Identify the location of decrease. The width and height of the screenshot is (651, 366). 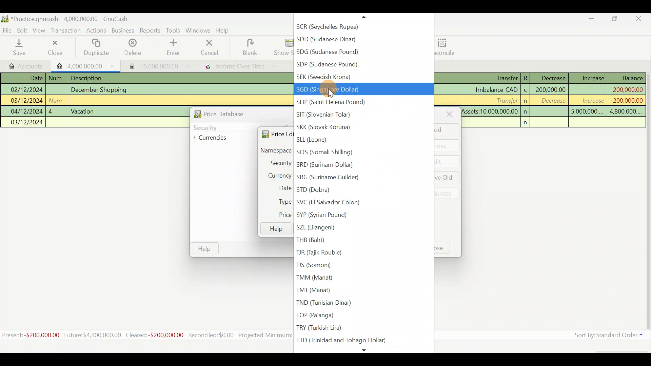
(551, 101).